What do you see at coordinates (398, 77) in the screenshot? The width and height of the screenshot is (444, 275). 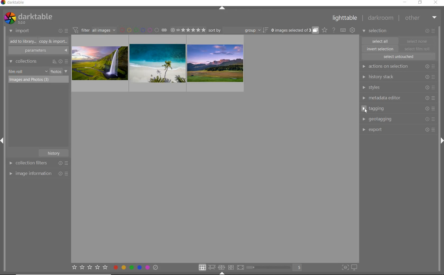 I see `history stack` at bounding box center [398, 77].